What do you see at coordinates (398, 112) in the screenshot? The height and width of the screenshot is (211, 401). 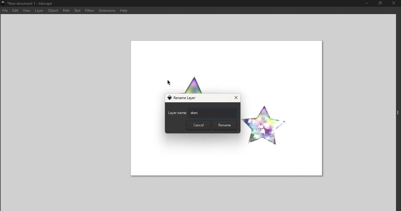 I see `Toggle command layer` at bounding box center [398, 112].